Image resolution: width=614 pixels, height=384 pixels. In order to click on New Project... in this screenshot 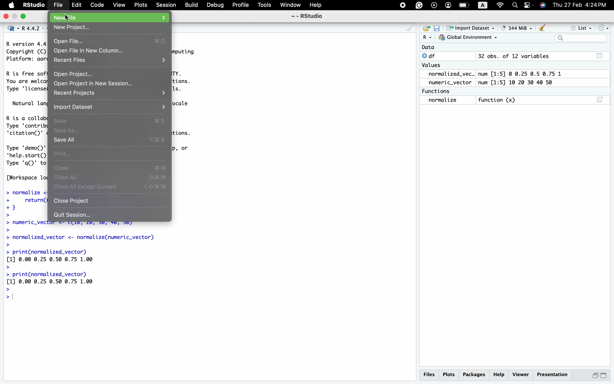, I will do `click(71, 28)`.